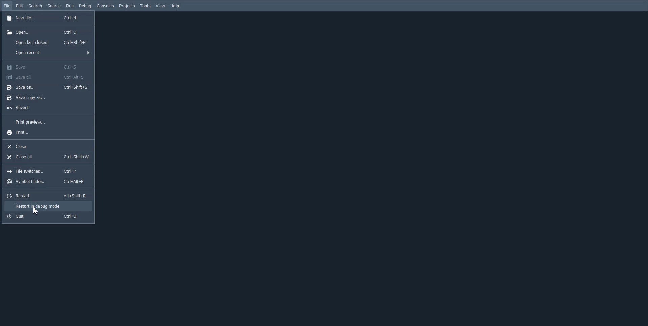  Describe the element at coordinates (47, 97) in the screenshot. I see `Save copy as` at that location.